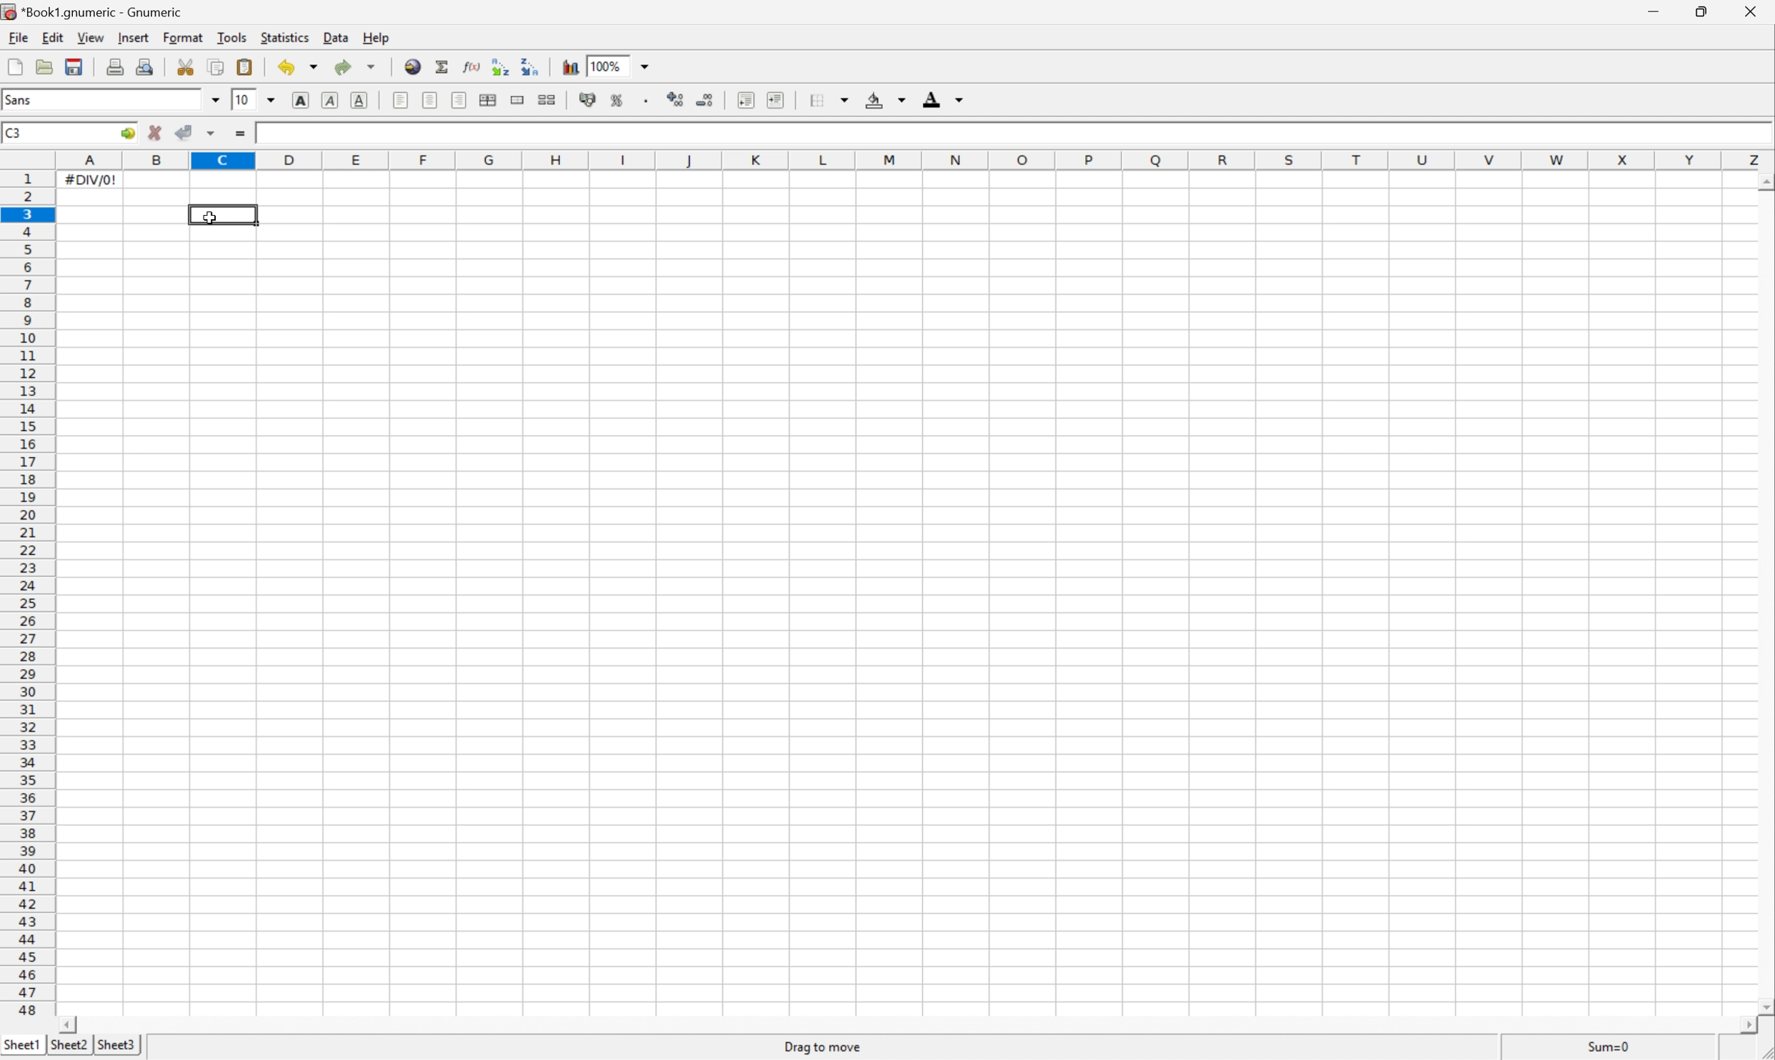 The height and width of the screenshot is (1060, 1775). What do you see at coordinates (231, 38) in the screenshot?
I see `Tools` at bounding box center [231, 38].